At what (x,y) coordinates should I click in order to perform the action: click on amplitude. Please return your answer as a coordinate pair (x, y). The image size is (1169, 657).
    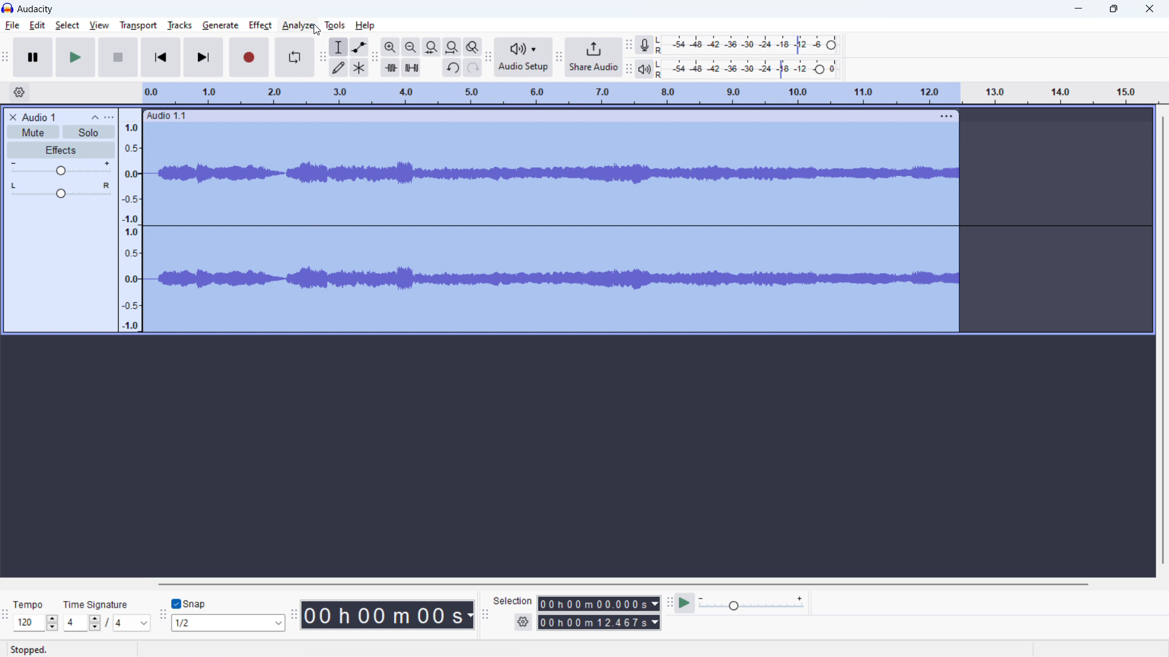
    Looking at the image, I should click on (128, 220).